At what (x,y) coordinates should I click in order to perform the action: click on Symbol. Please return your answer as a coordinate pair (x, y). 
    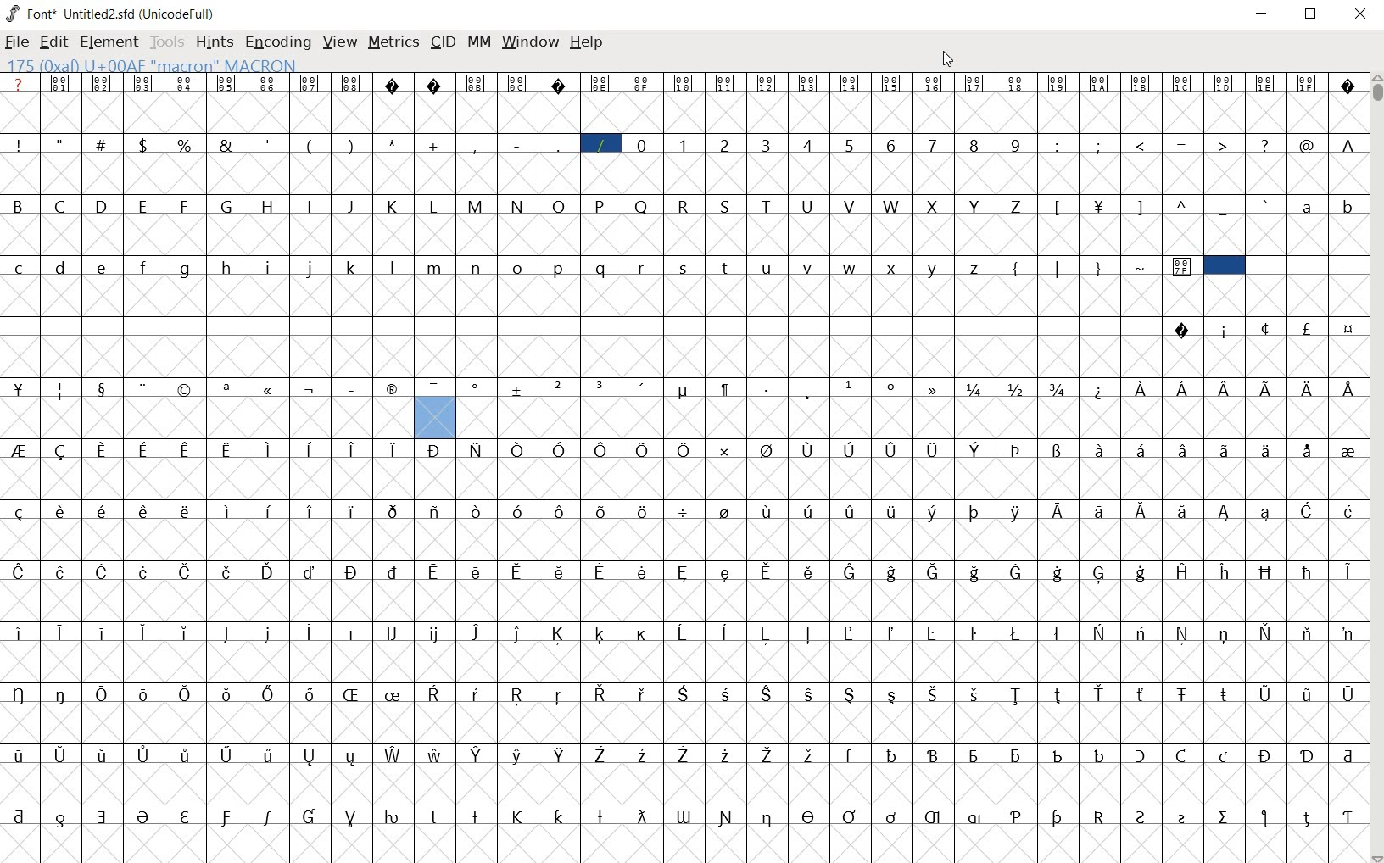
    Looking at the image, I should click on (853, 84).